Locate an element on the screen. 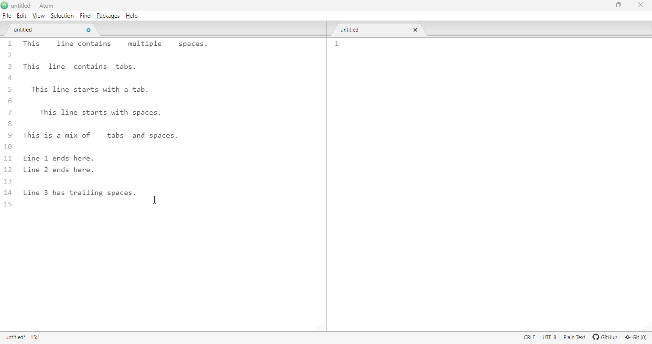 This screenshot has width=652, height=344. CRLF is located at coordinates (529, 337).